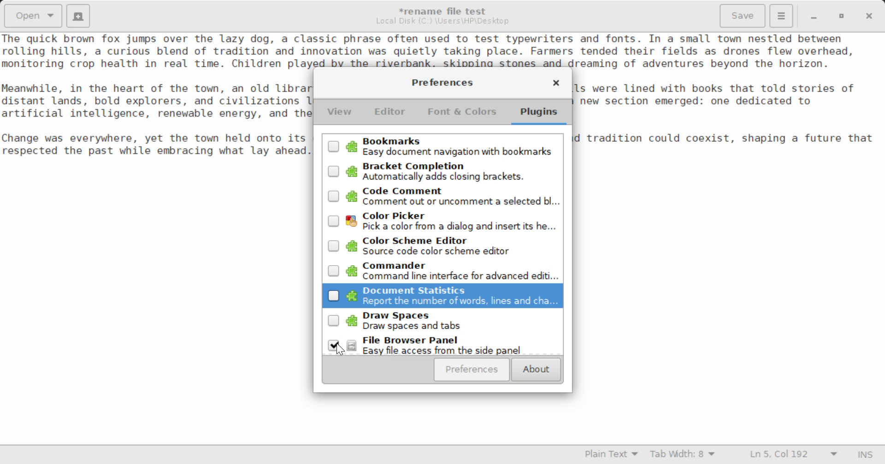  Describe the element at coordinates (794, 455) in the screenshot. I see `Line & Character Count` at that location.